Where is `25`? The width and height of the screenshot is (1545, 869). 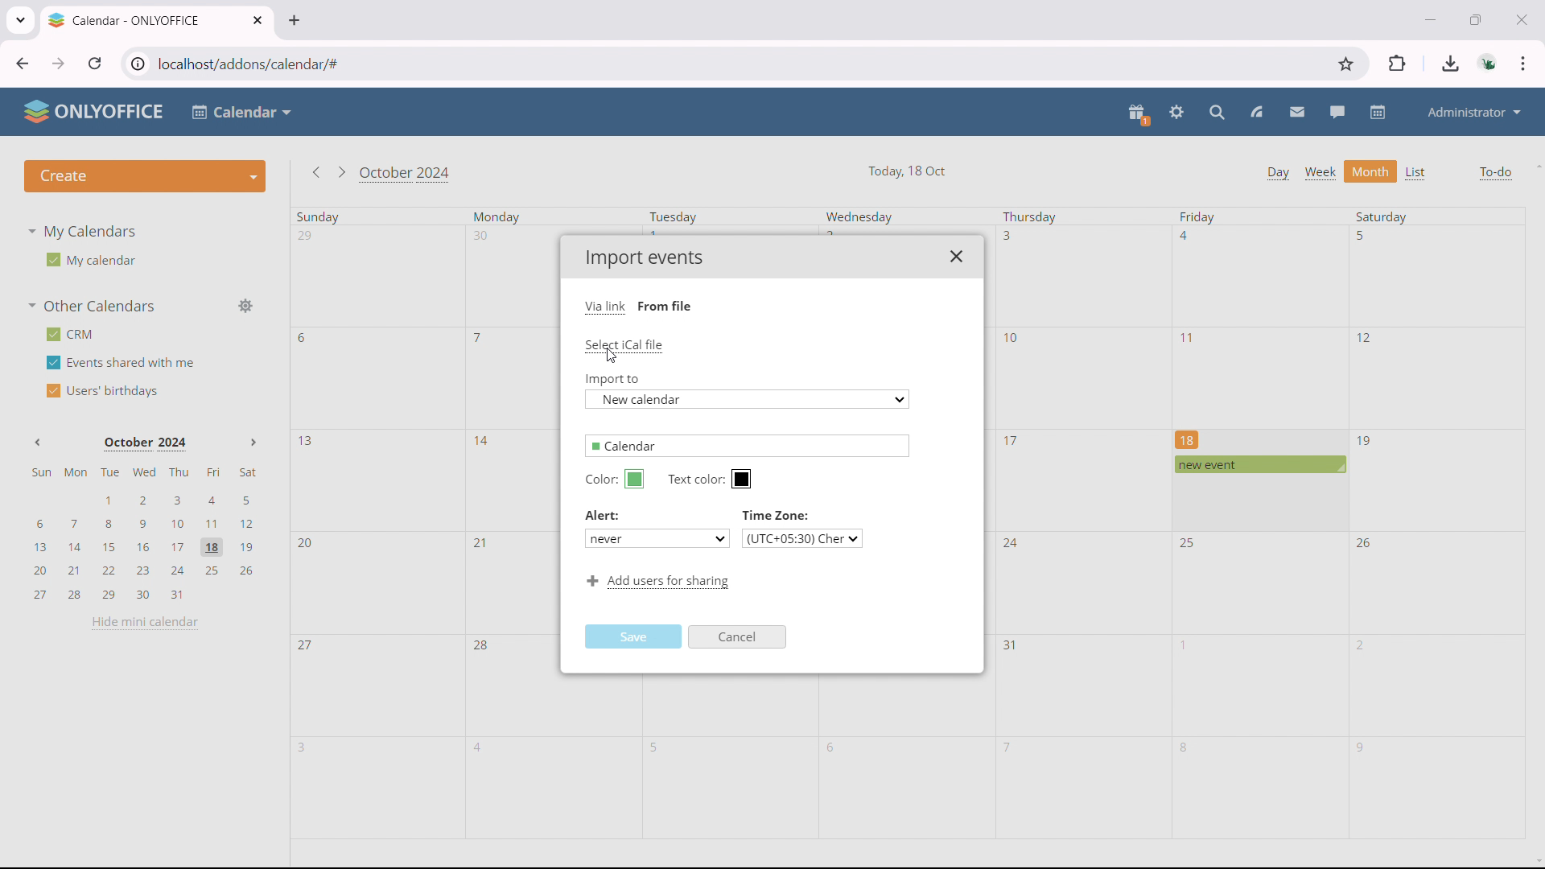
25 is located at coordinates (1190, 543).